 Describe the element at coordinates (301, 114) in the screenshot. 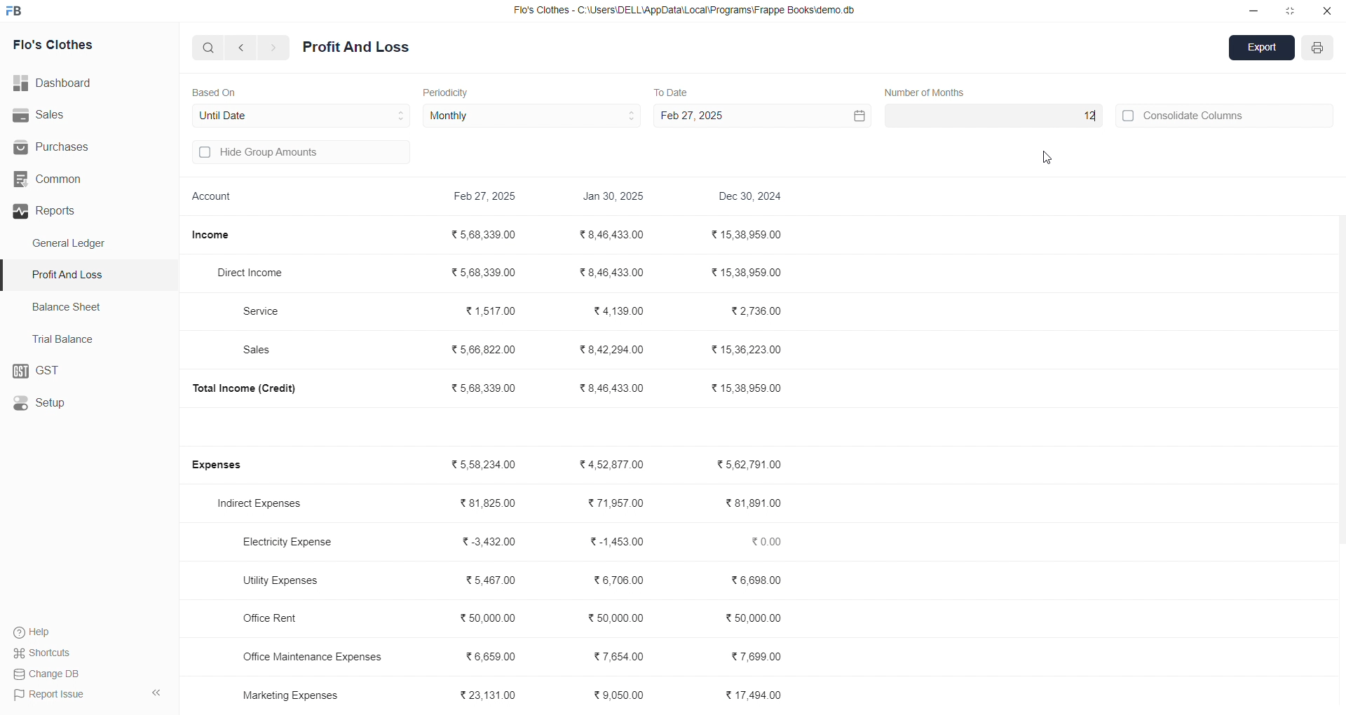

I see `Until Date` at that location.